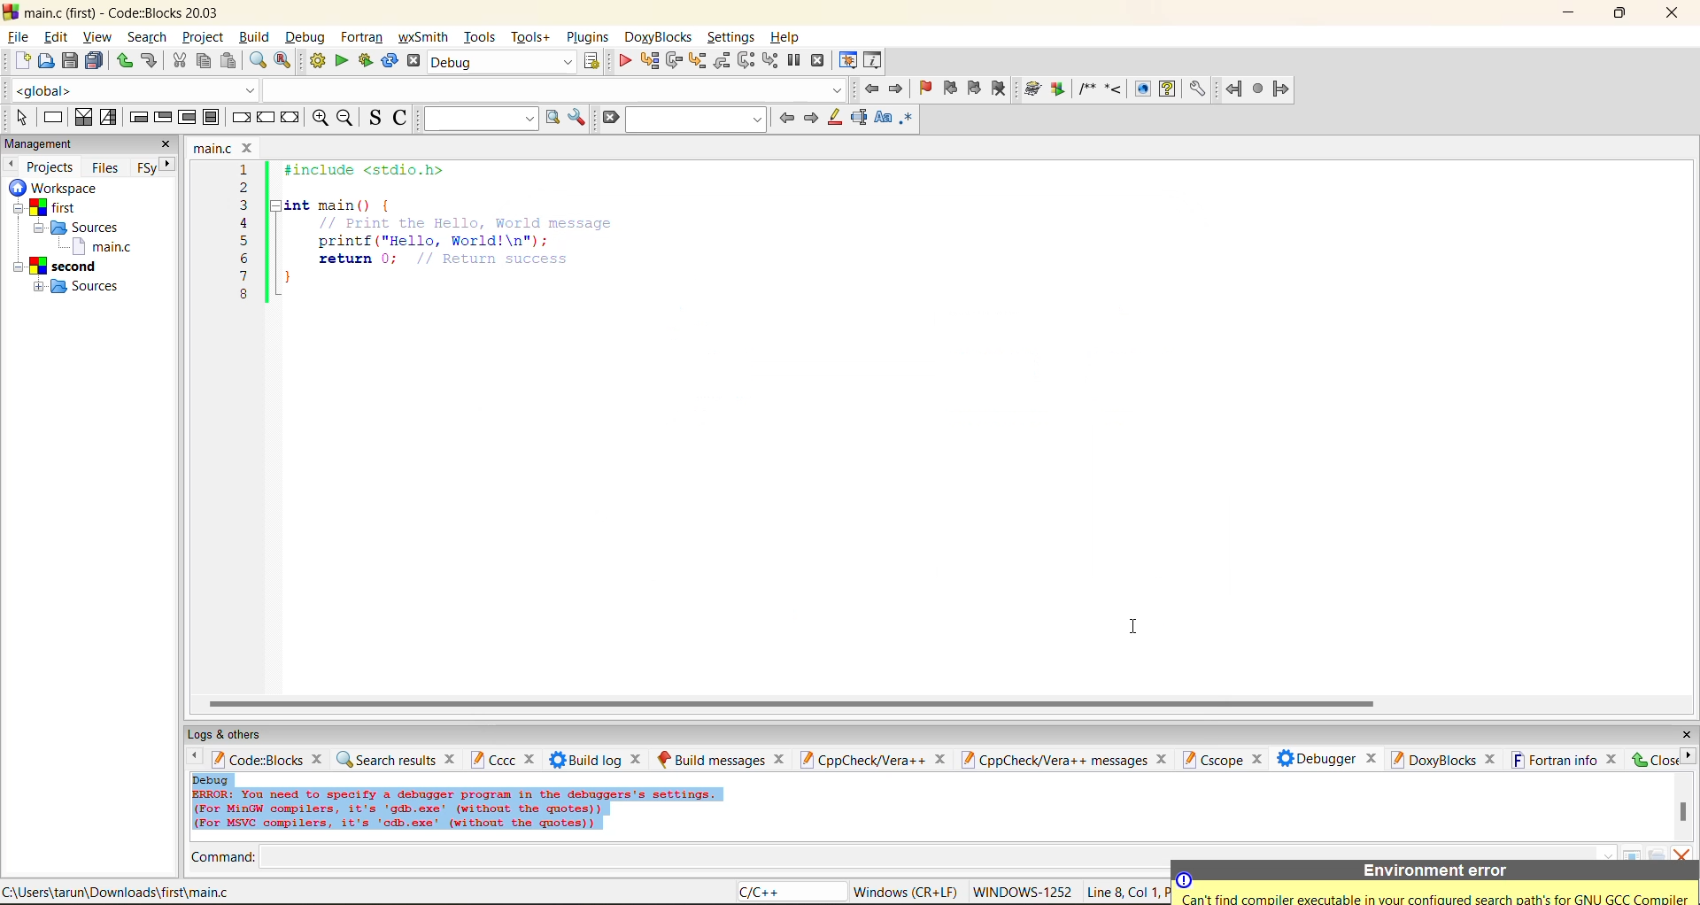 The width and height of the screenshot is (1700, 905). What do you see at coordinates (1052, 760) in the screenshot?
I see `cppcheck/vera++ messages` at bounding box center [1052, 760].